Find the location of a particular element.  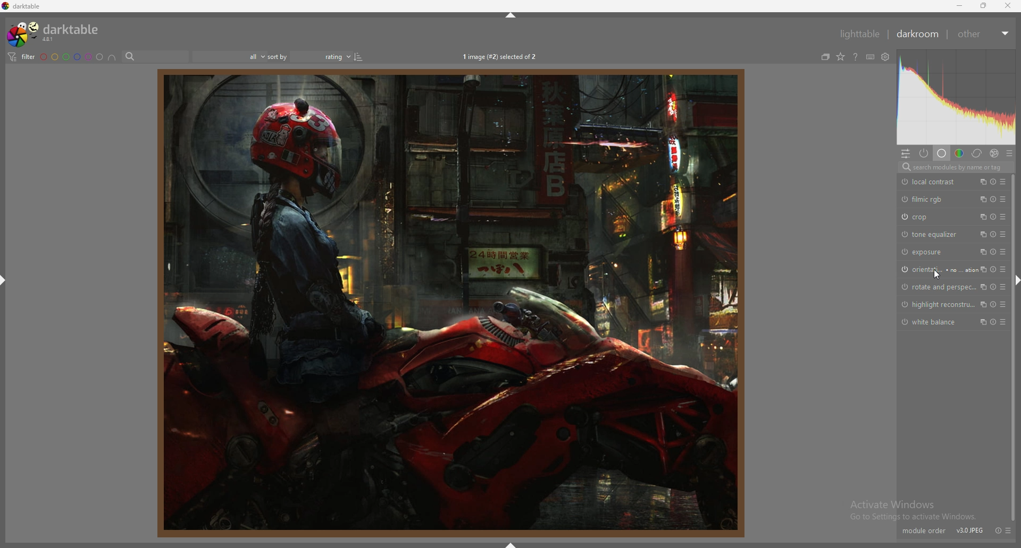

get help is located at coordinates (856, 57).